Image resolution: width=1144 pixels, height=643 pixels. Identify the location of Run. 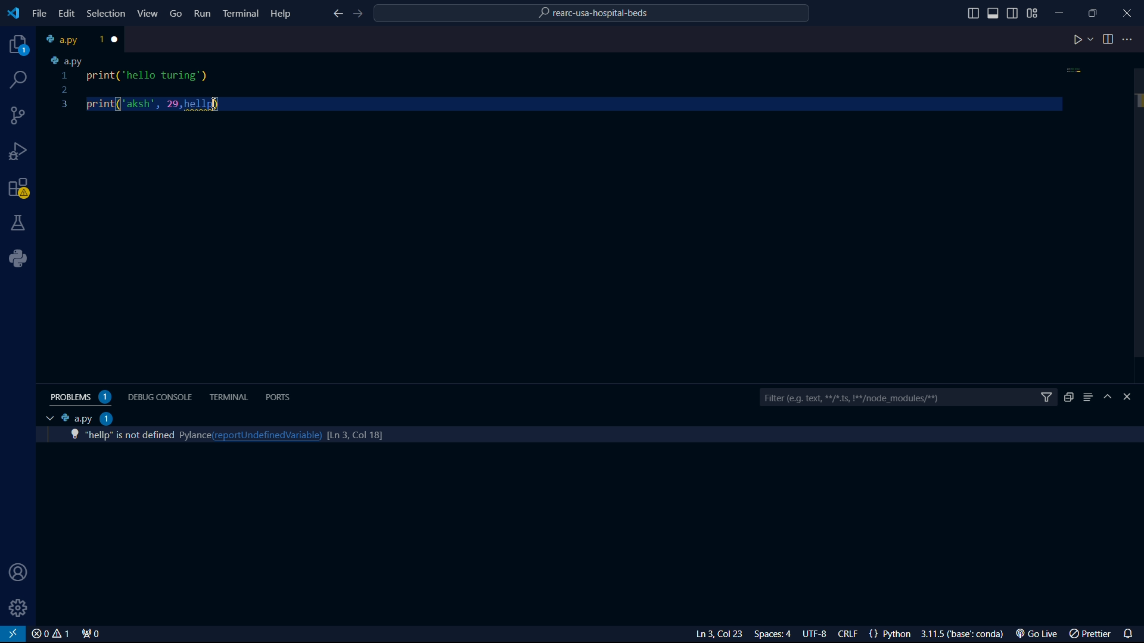
(203, 15).